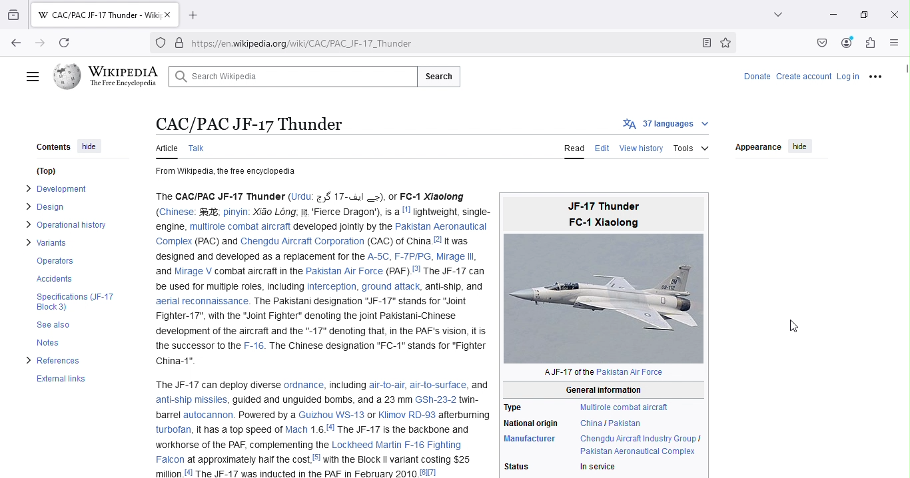 Image resolution: width=910 pixels, height=478 pixels. Describe the element at coordinates (803, 148) in the screenshot. I see `hide` at that location.